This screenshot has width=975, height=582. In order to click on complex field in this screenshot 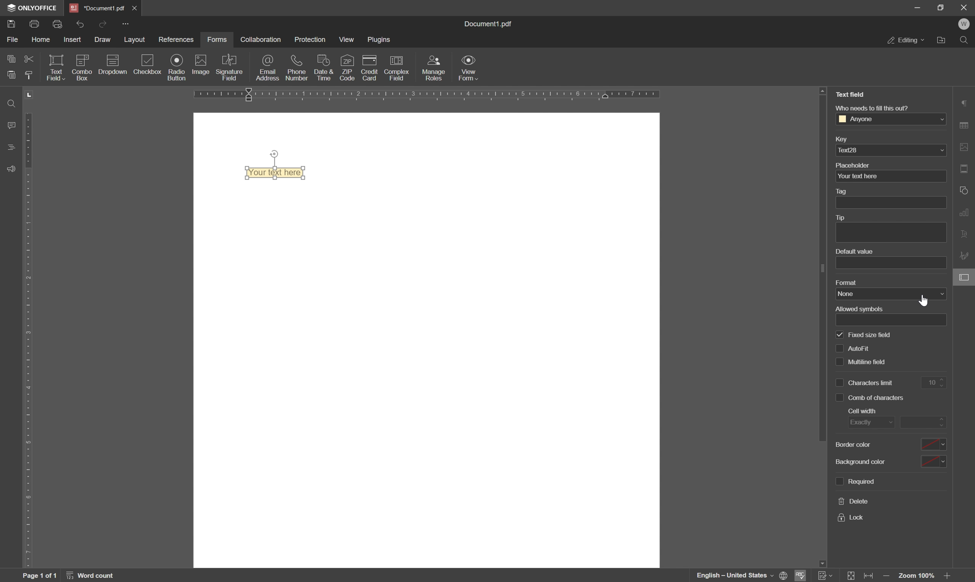, I will do `click(399, 67)`.